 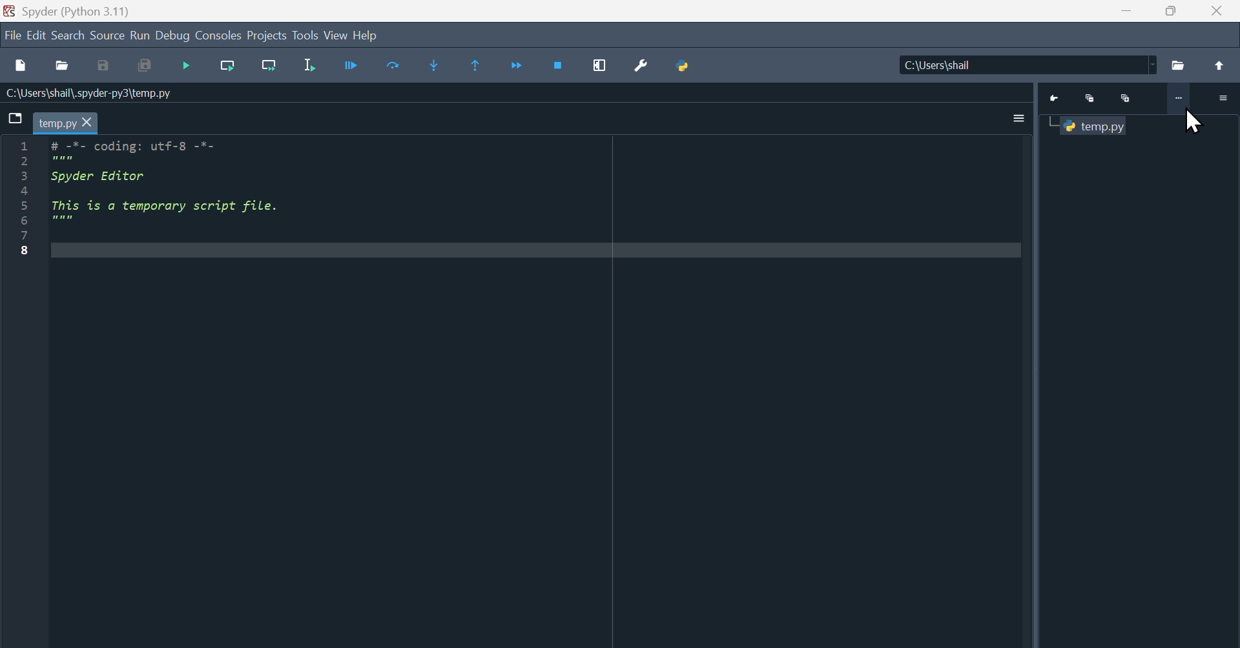 What do you see at coordinates (219, 36) in the screenshot?
I see `Consoles` at bounding box center [219, 36].